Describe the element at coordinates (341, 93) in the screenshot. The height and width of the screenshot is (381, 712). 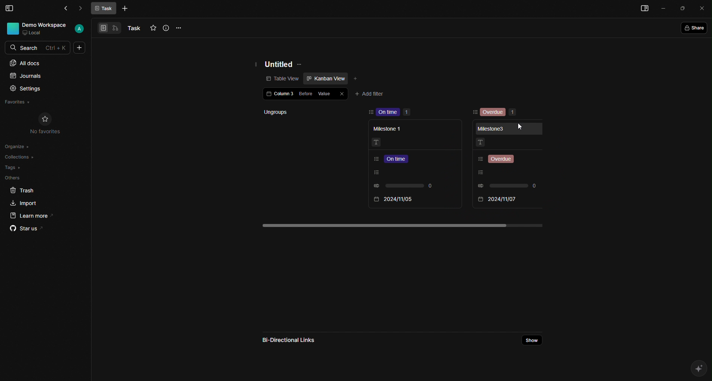
I see `Close` at that location.